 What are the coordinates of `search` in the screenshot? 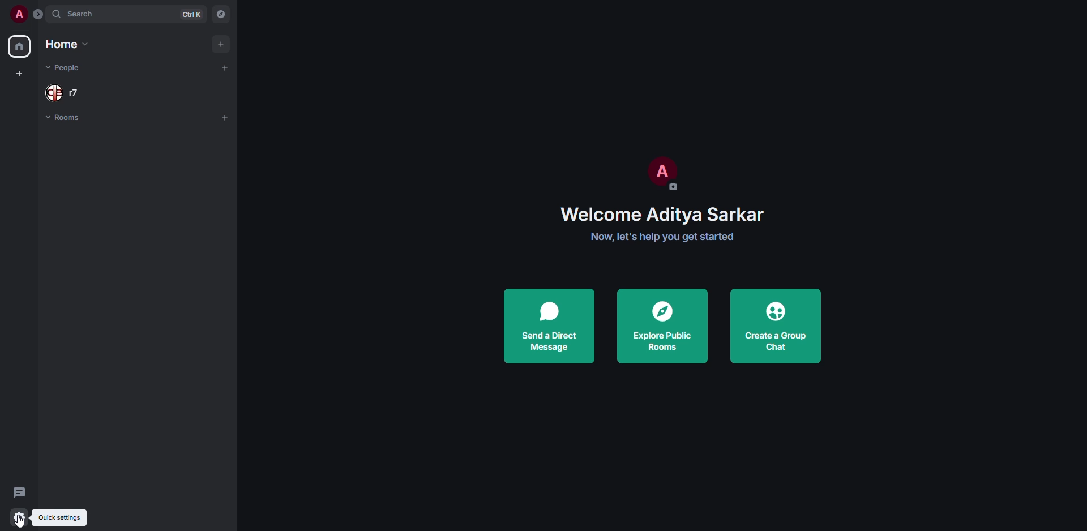 It's located at (83, 15).